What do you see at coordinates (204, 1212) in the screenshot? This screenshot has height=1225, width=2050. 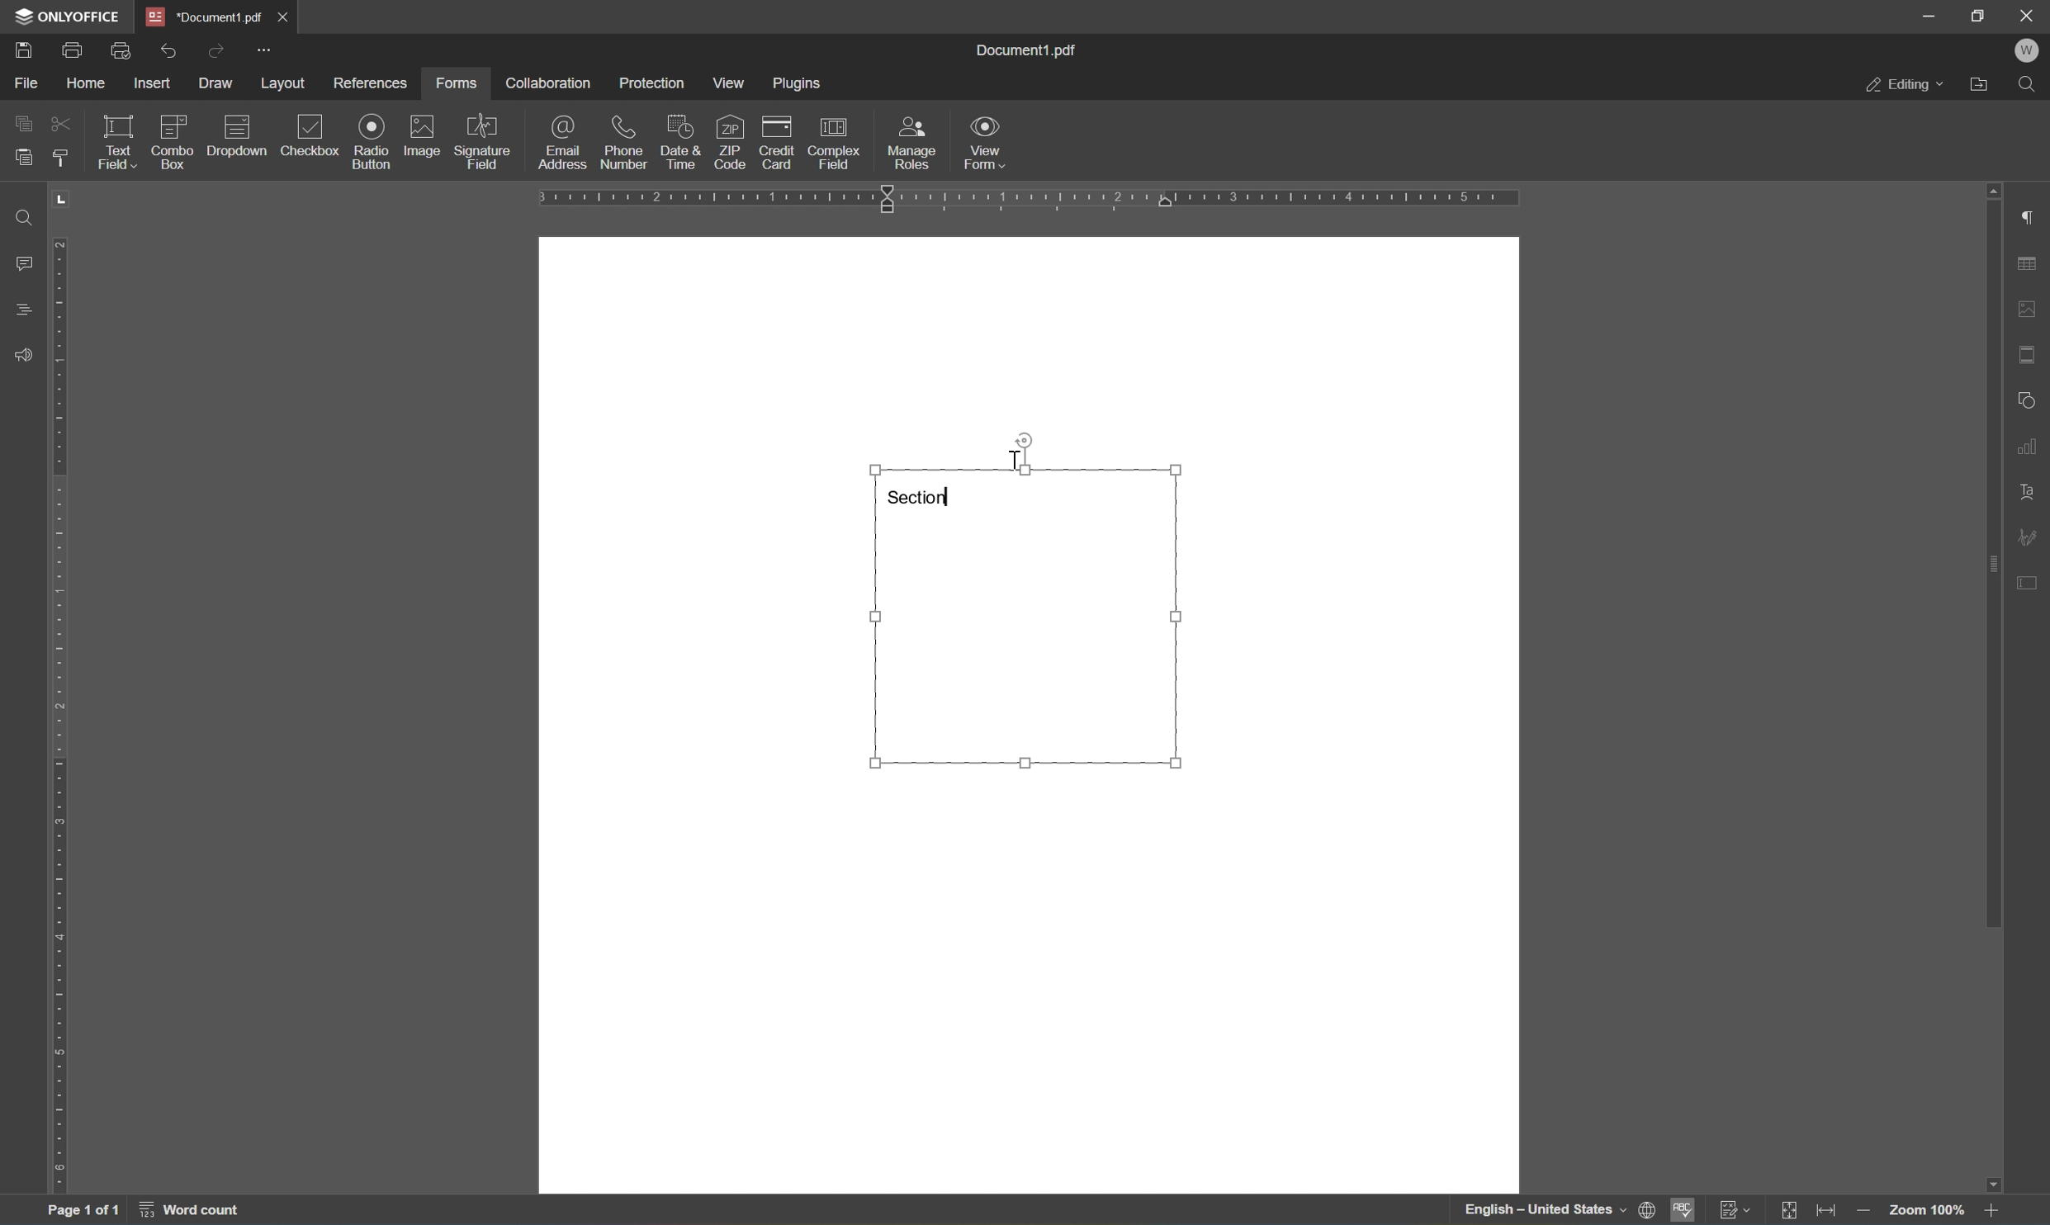 I see `word count` at bounding box center [204, 1212].